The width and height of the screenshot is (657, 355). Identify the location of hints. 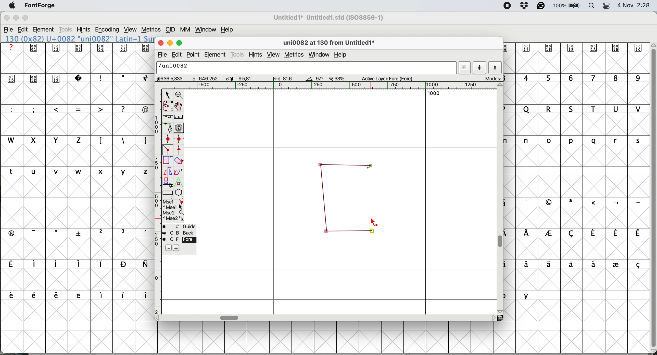
(256, 55).